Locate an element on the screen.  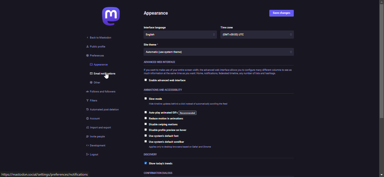
filters is located at coordinates (92, 101).